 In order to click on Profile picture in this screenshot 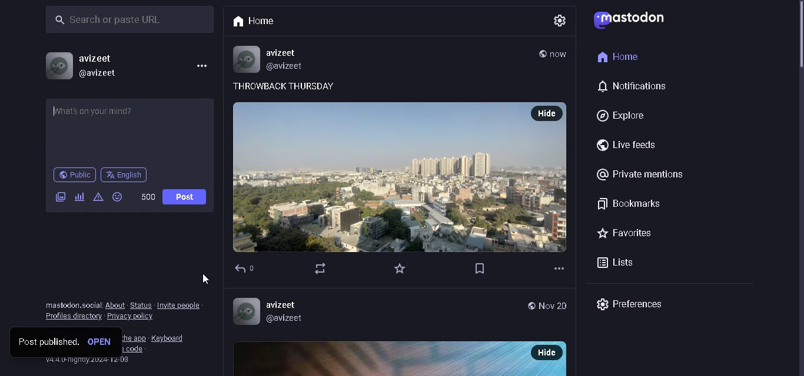, I will do `click(244, 311)`.